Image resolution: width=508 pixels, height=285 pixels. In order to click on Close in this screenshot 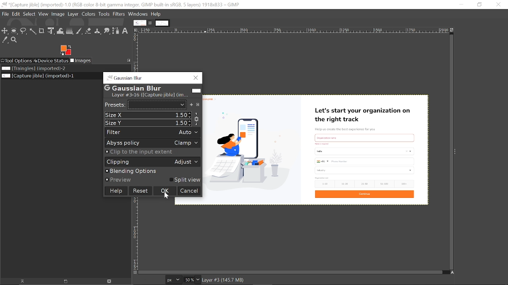, I will do `click(498, 5)`.